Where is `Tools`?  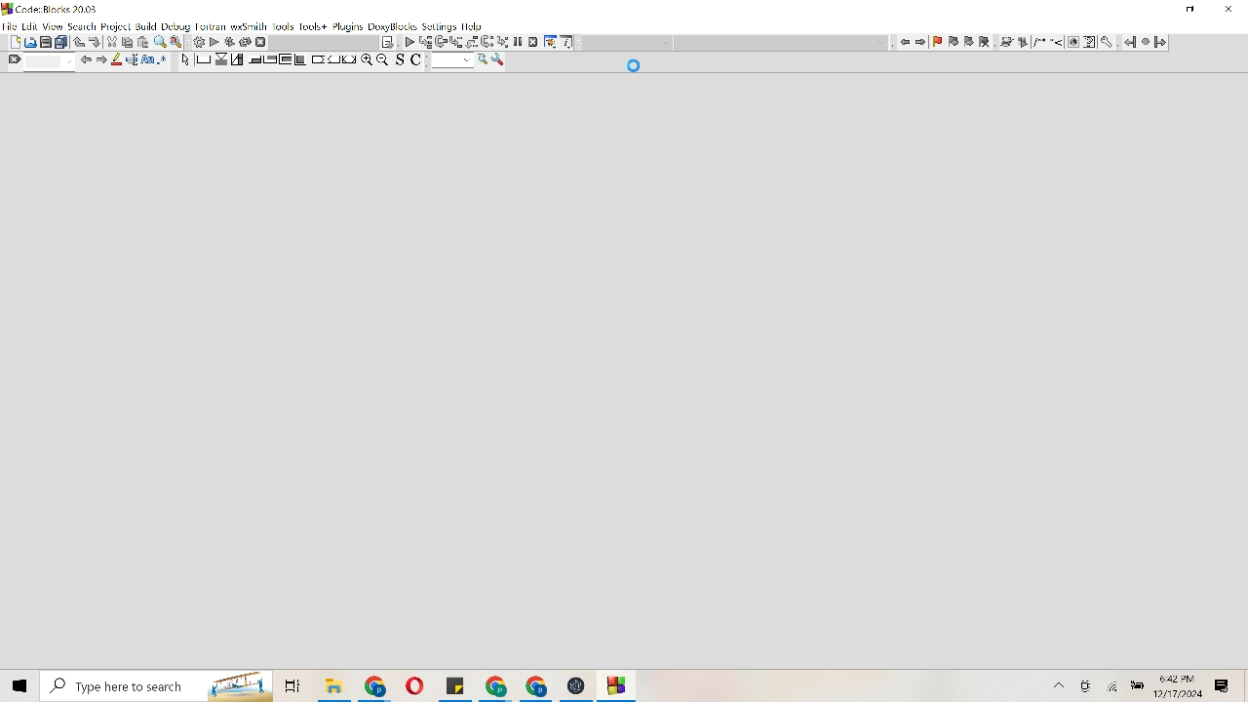
Tools is located at coordinates (284, 27).